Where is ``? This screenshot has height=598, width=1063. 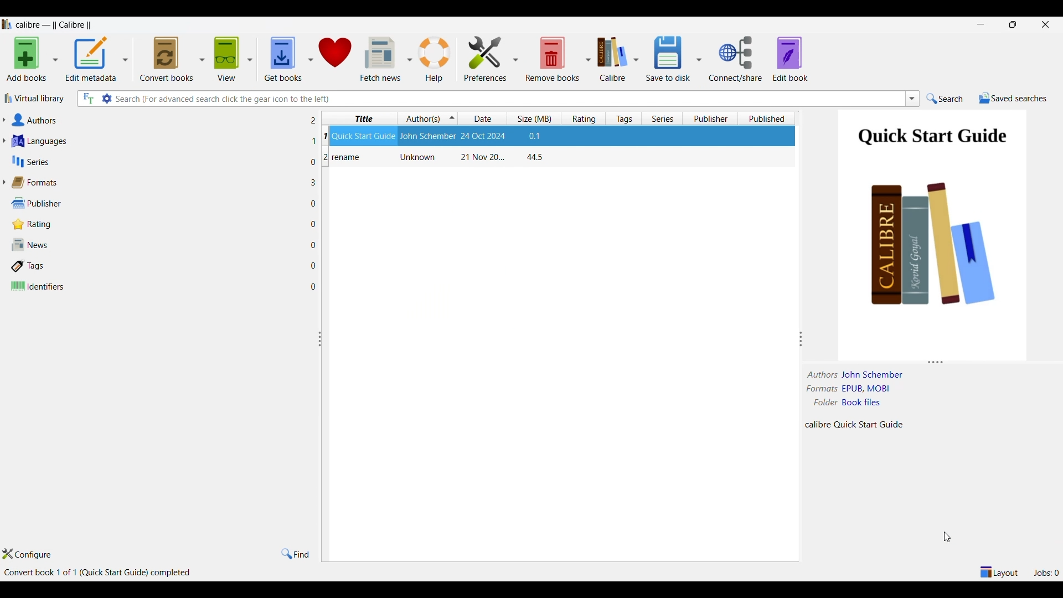  is located at coordinates (931, 232).